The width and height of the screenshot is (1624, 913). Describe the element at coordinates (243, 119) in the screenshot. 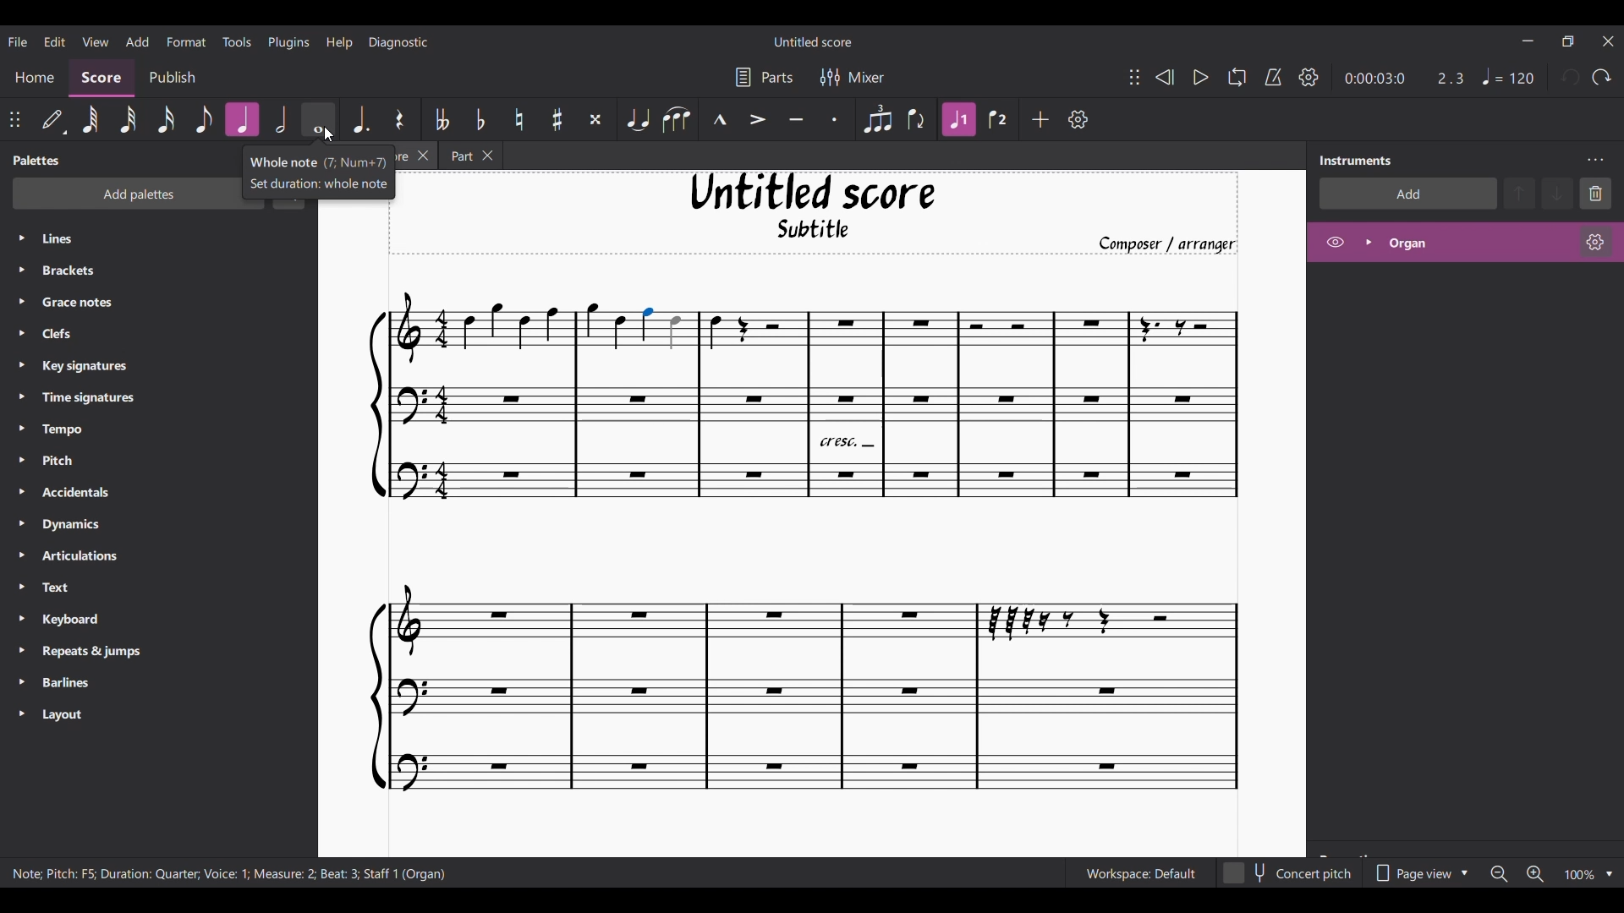

I see `Highlighted after current selection` at that location.